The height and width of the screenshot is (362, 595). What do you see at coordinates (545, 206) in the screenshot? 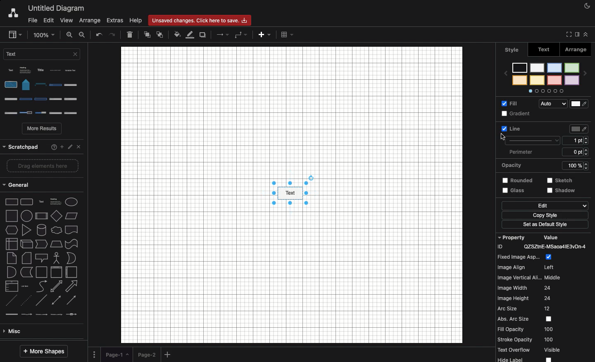
I see `Copy style` at bounding box center [545, 206].